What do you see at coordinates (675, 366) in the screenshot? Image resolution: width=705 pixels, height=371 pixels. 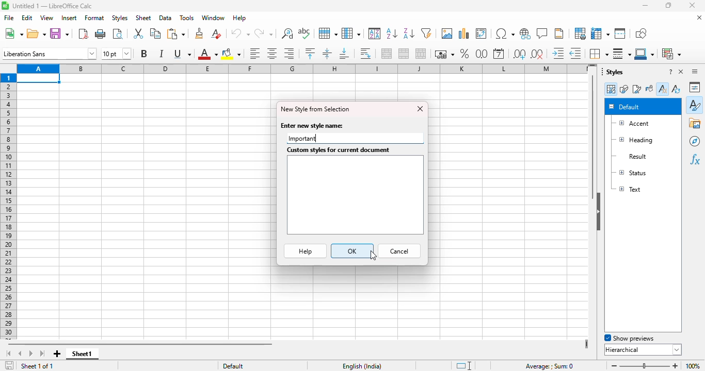 I see `zoom in` at bounding box center [675, 366].